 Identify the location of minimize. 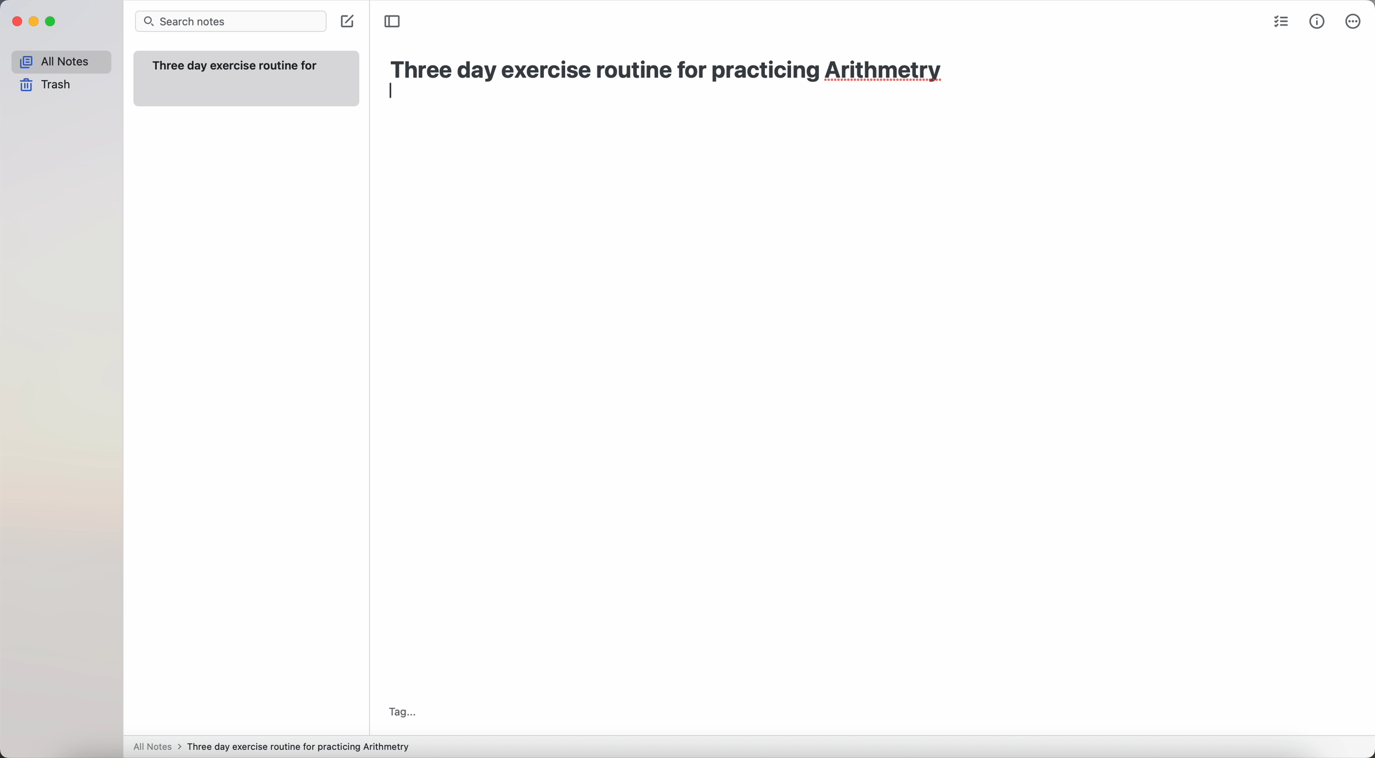
(34, 22).